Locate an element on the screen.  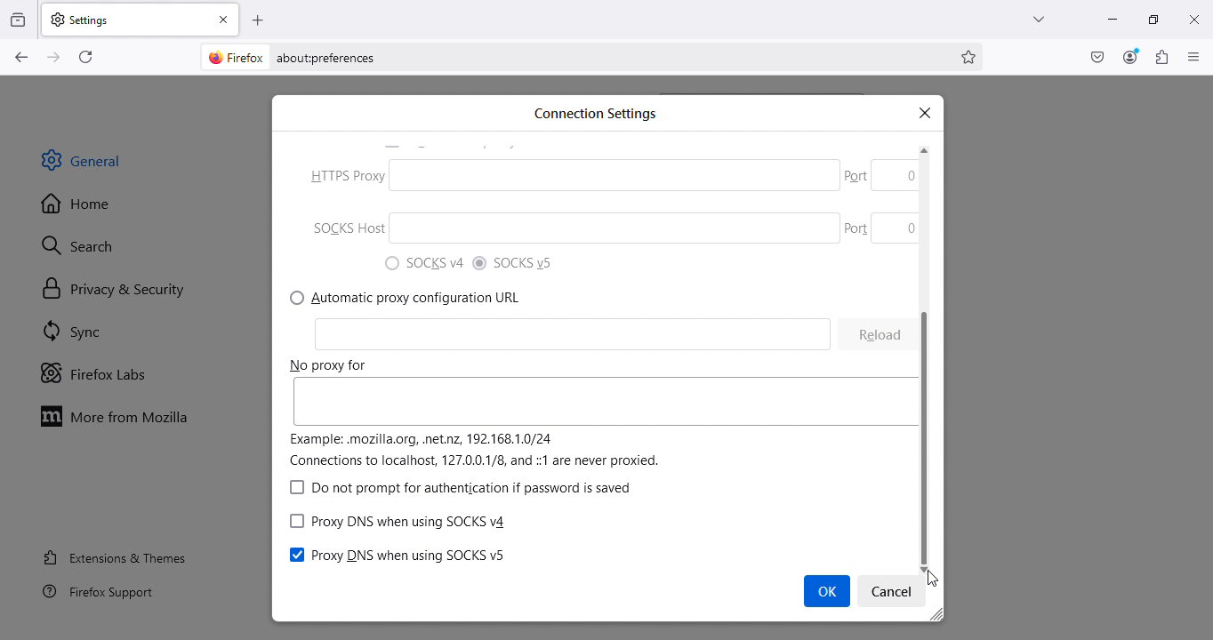
x |close is located at coordinates (928, 112).